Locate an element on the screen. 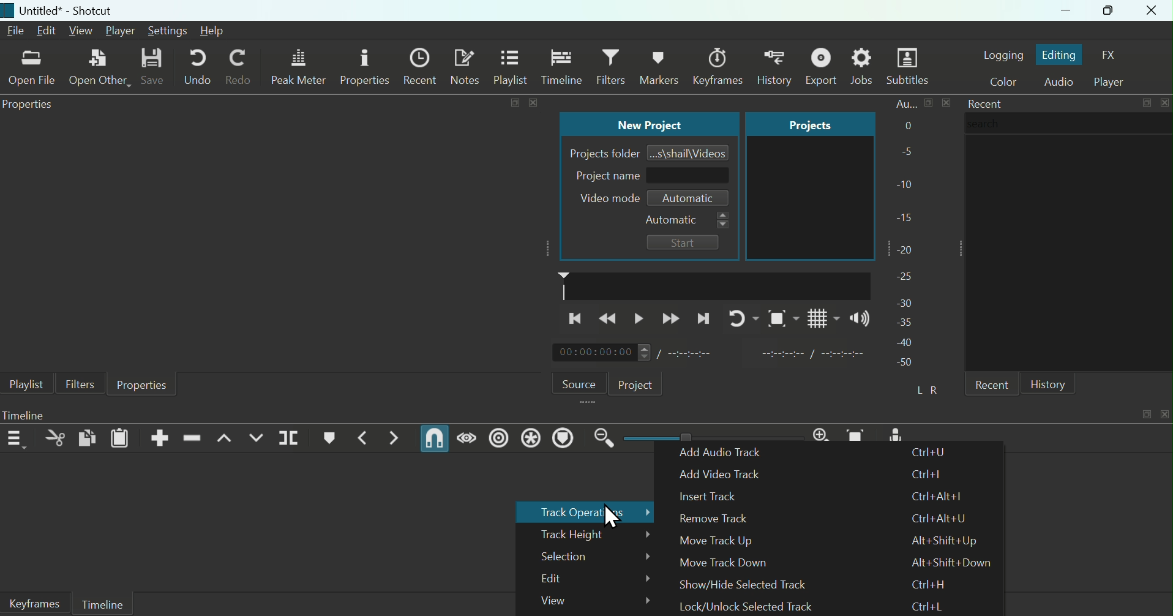 This screenshot has height=616, width=1173. Ctrl+L is located at coordinates (929, 604).